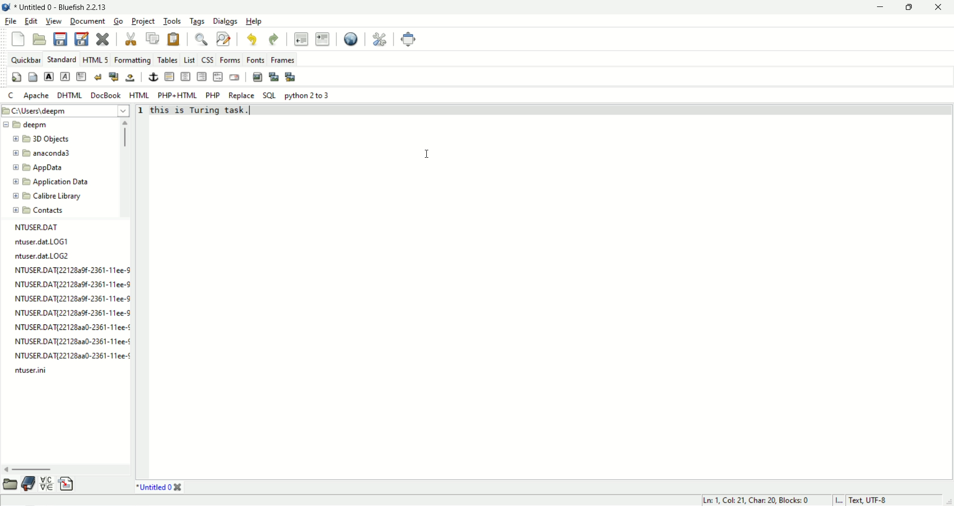  Describe the element at coordinates (275, 76) in the screenshot. I see `insert thumbnail` at that location.